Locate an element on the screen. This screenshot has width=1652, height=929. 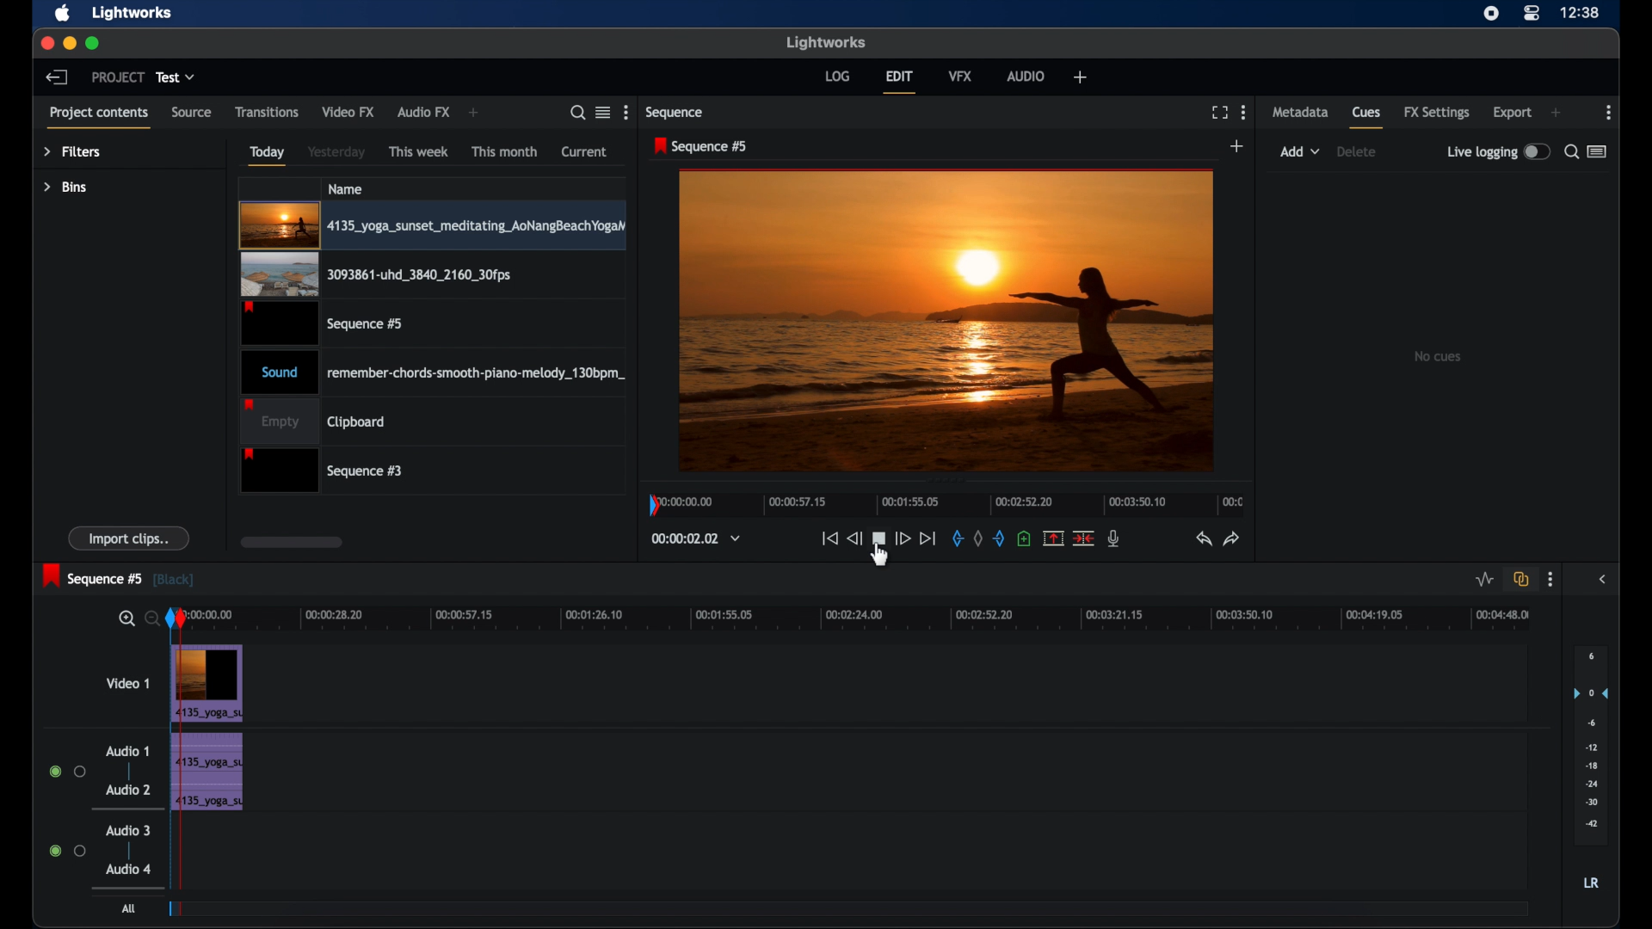
undo is located at coordinates (1204, 539).